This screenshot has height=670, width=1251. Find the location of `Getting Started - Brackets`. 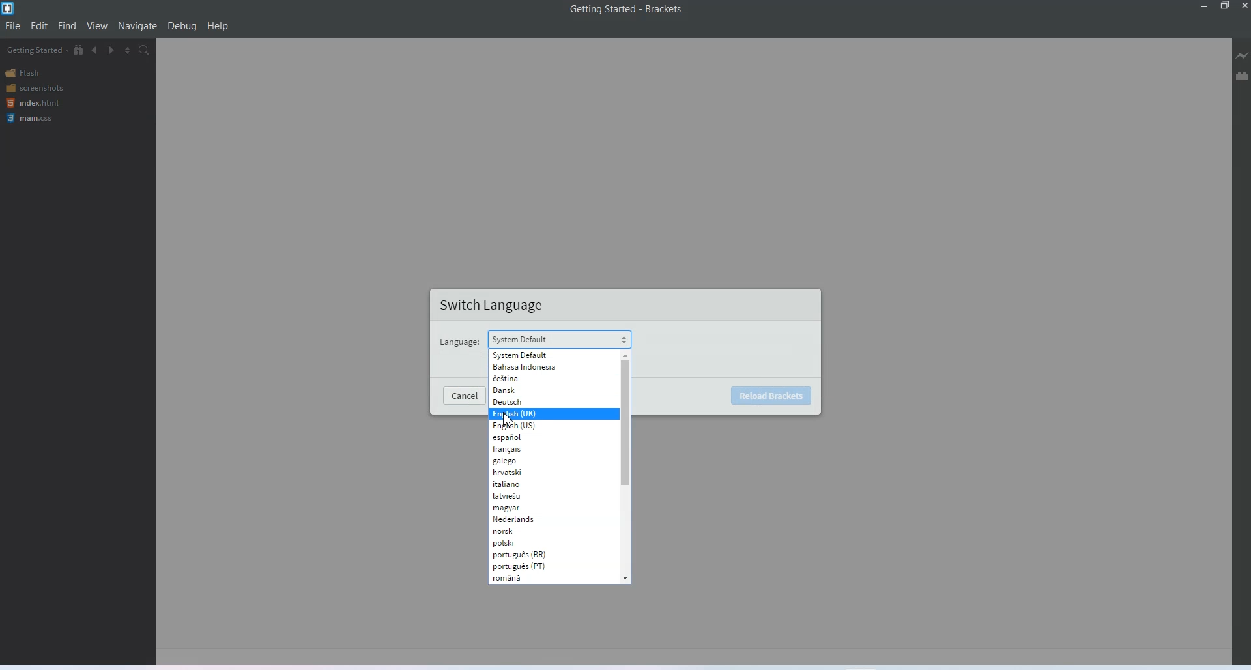

Getting Started - Brackets is located at coordinates (625, 10).